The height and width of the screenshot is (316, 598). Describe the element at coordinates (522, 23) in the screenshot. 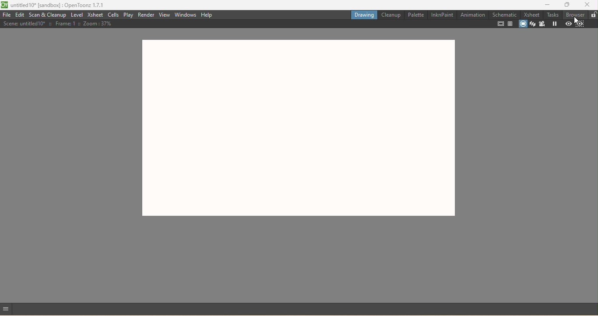

I see `Camera stand view` at that location.